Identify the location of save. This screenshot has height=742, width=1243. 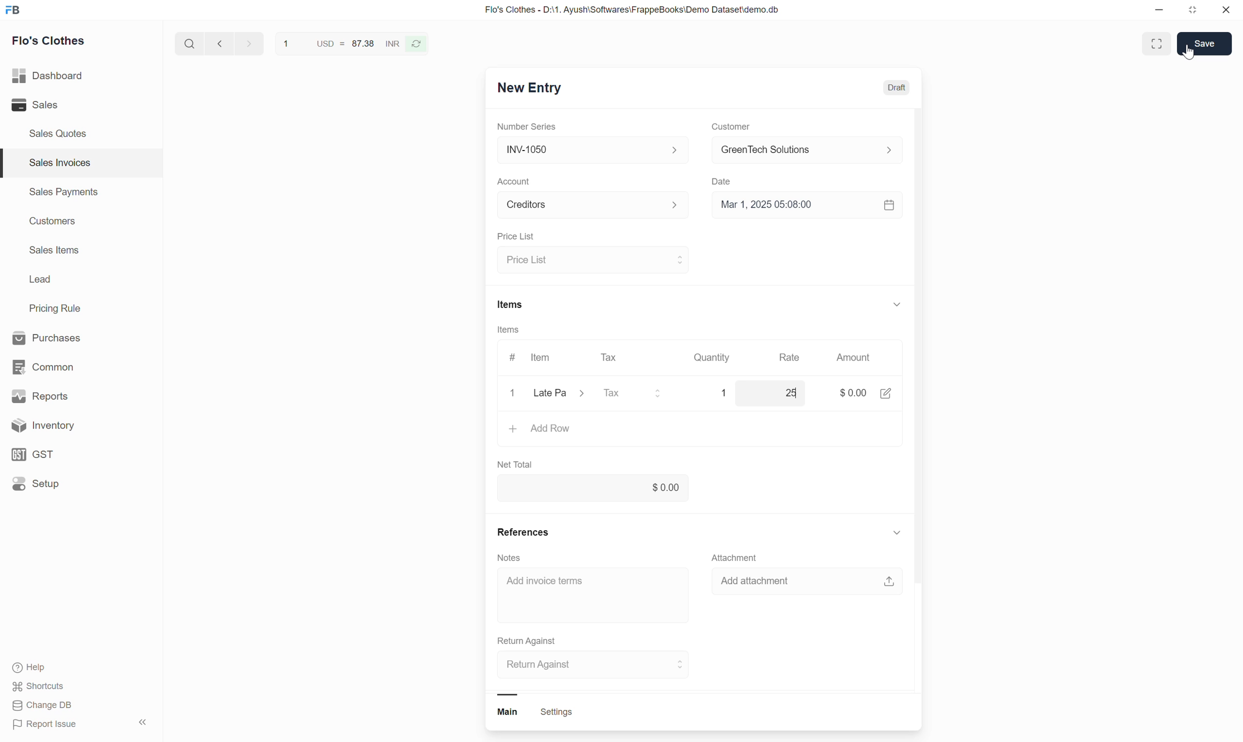
(1204, 44).